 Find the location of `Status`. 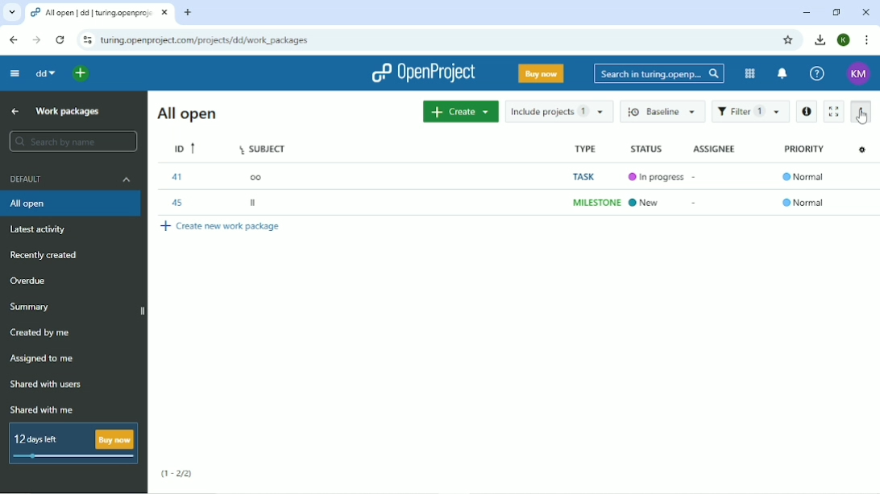

Status is located at coordinates (646, 150).